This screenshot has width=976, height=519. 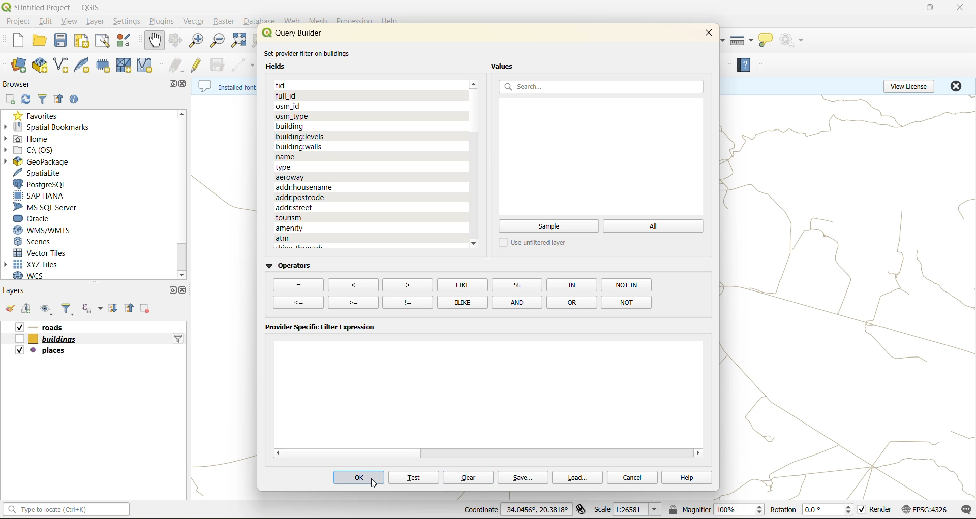 What do you see at coordinates (390, 453) in the screenshot?
I see `scroll bar` at bounding box center [390, 453].